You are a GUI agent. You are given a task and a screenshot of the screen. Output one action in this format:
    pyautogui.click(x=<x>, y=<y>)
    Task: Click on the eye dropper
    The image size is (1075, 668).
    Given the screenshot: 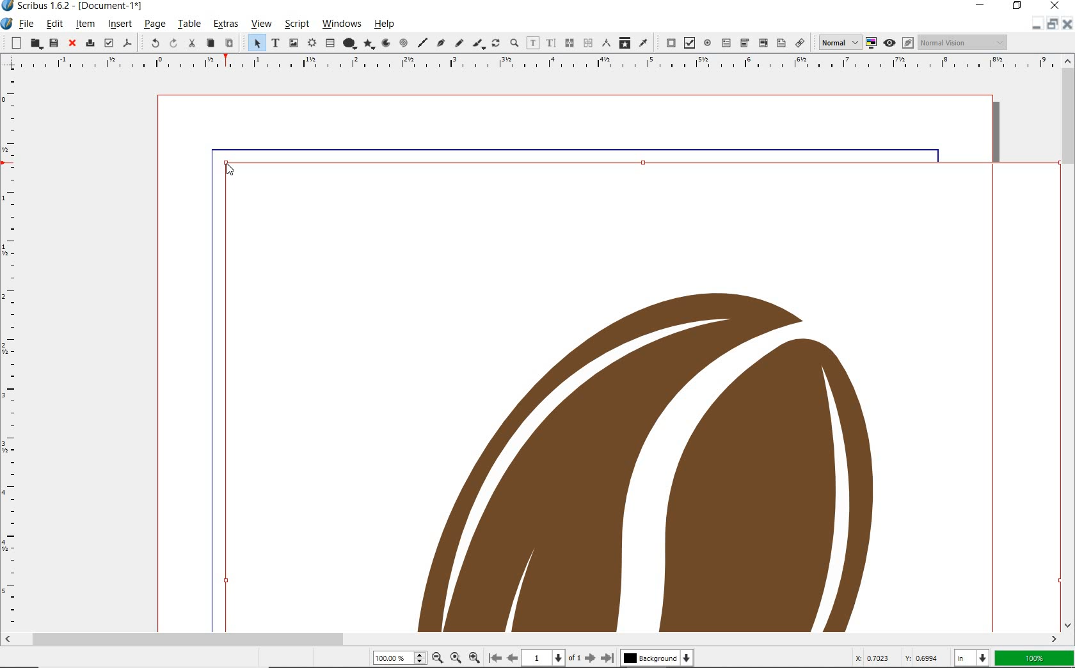 What is the action you would take?
    pyautogui.click(x=643, y=43)
    